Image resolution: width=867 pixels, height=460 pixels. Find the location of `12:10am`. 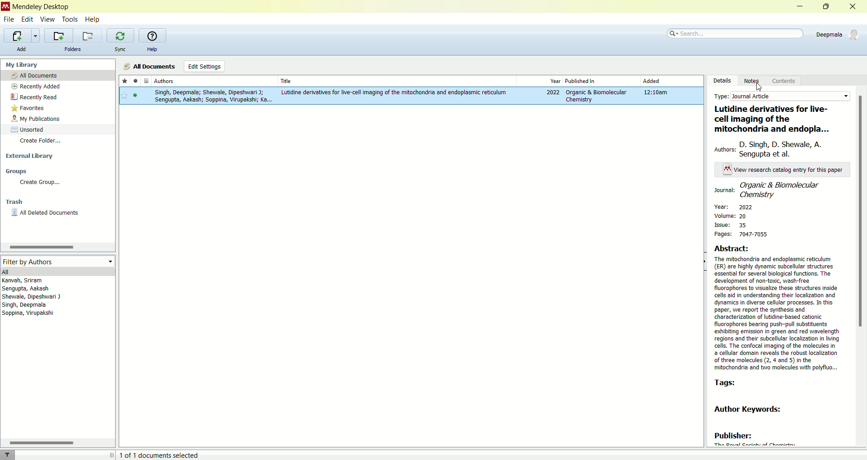

12:10am is located at coordinates (658, 93).